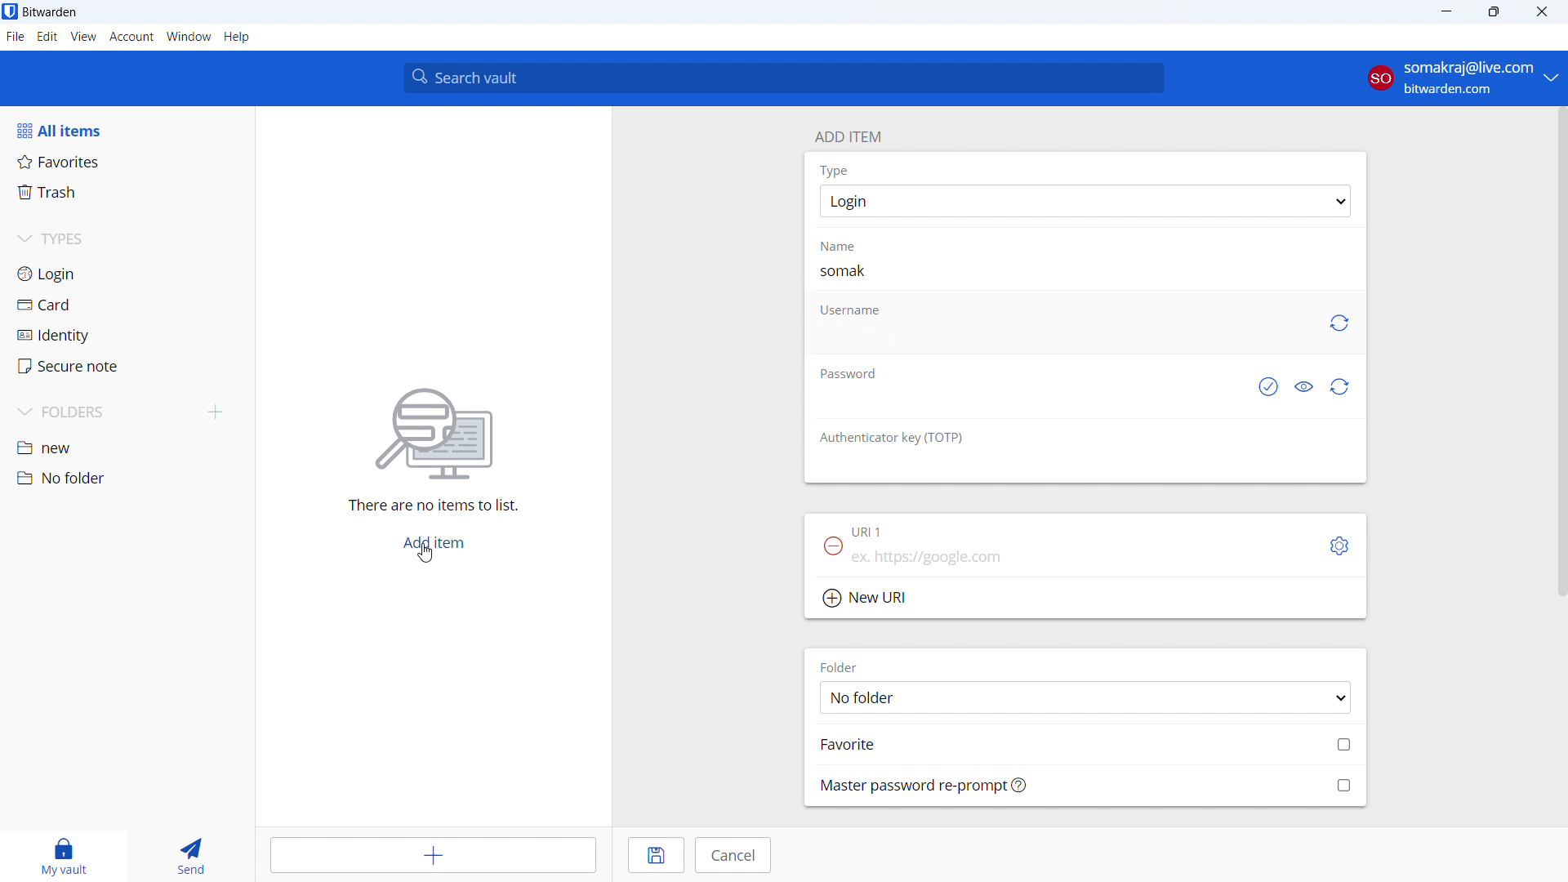 This screenshot has width=1568, height=882. Describe the element at coordinates (436, 855) in the screenshot. I see `add item` at that location.